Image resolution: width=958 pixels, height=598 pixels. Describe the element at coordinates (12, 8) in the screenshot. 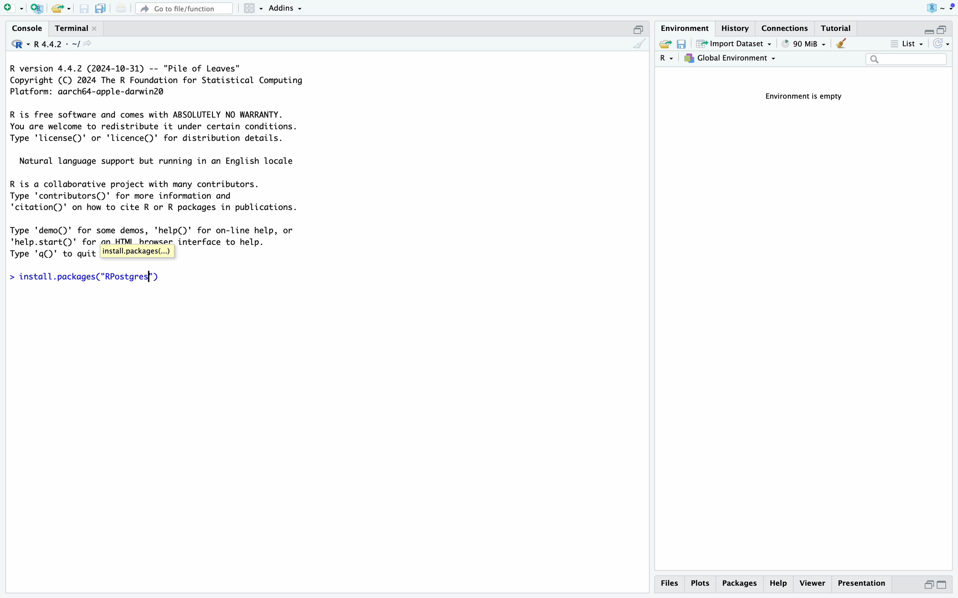

I see `new file` at that location.